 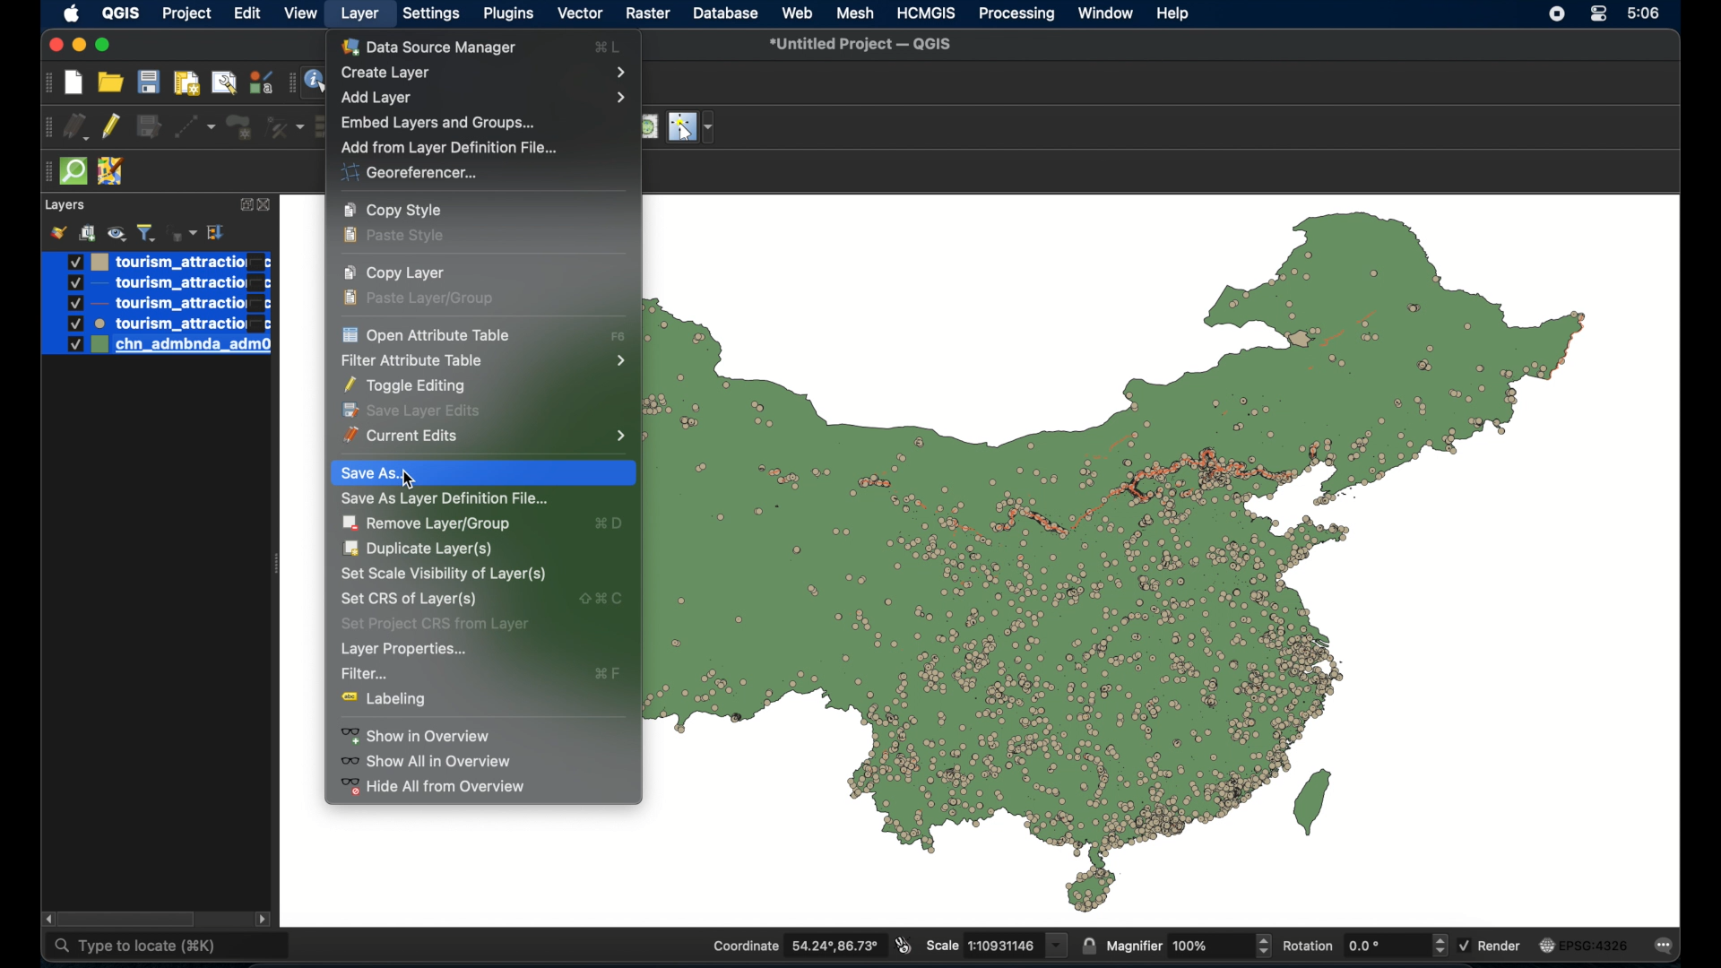 What do you see at coordinates (410, 483) in the screenshot?
I see `cursor` at bounding box center [410, 483].